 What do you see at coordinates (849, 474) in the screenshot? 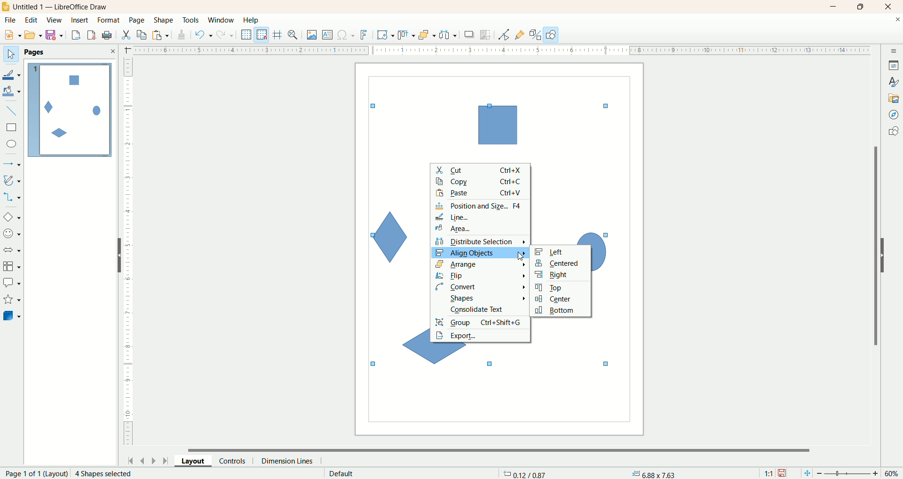
I see `zoom factor` at bounding box center [849, 474].